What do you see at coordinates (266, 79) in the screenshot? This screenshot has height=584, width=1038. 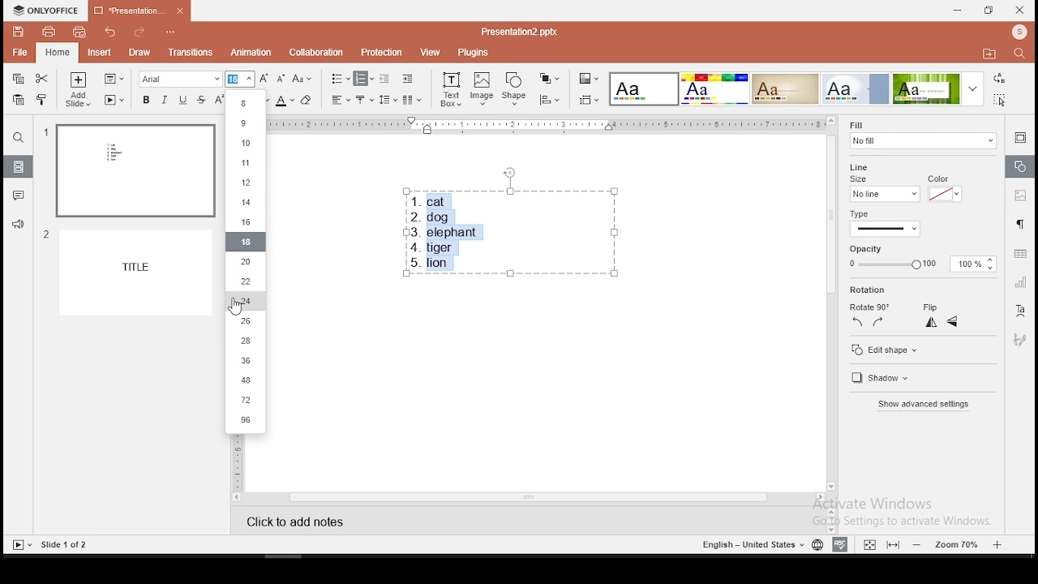 I see `increase font size` at bounding box center [266, 79].